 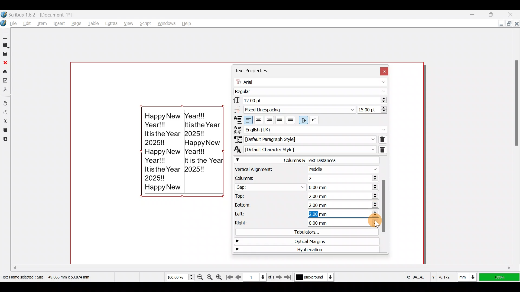 What do you see at coordinates (513, 13) in the screenshot?
I see `Close` at bounding box center [513, 13].